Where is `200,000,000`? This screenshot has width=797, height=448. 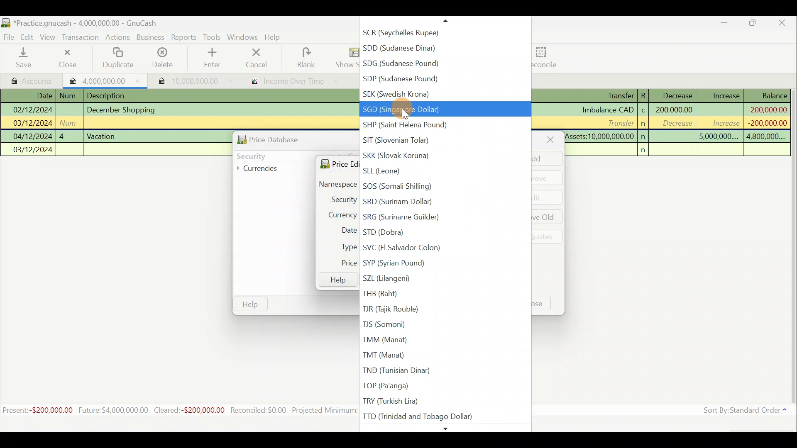 200,000,000 is located at coordinates (673, 110).